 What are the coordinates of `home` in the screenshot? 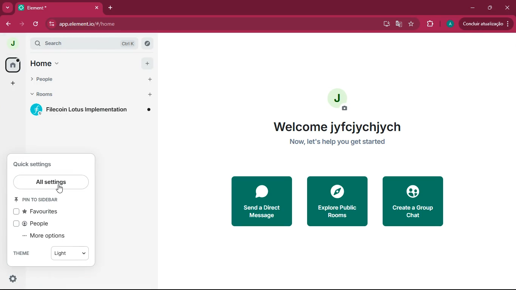 It's located at (77, 63).